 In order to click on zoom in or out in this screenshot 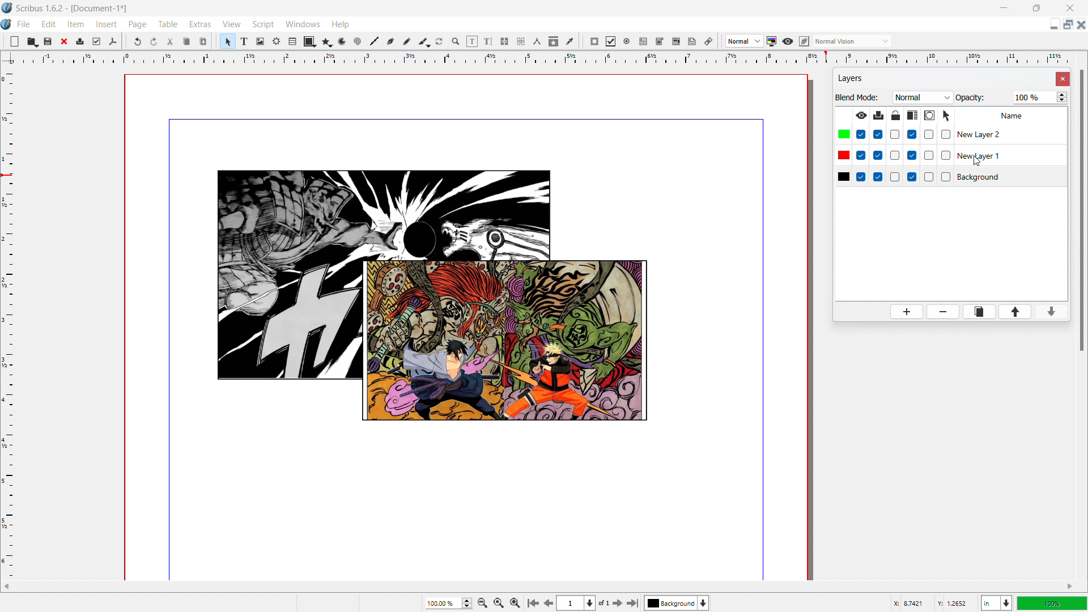, I will do `click(456, 41)`.